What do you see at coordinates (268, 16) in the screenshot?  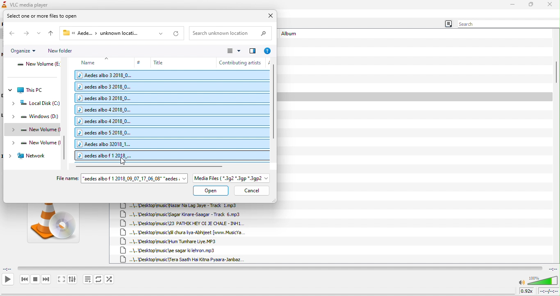 I see `close` at bounding box center [268, 16].